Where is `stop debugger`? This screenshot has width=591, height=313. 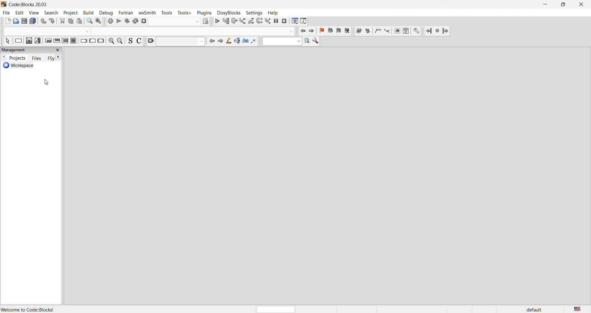
stop debugger is located at coordinates (284, 21).